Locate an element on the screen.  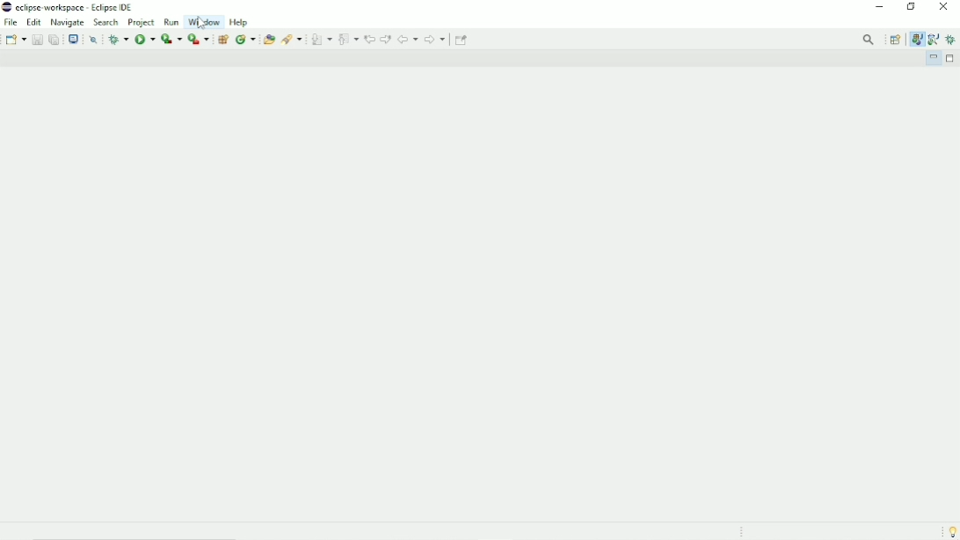
New is located at coordinates (16, 39).